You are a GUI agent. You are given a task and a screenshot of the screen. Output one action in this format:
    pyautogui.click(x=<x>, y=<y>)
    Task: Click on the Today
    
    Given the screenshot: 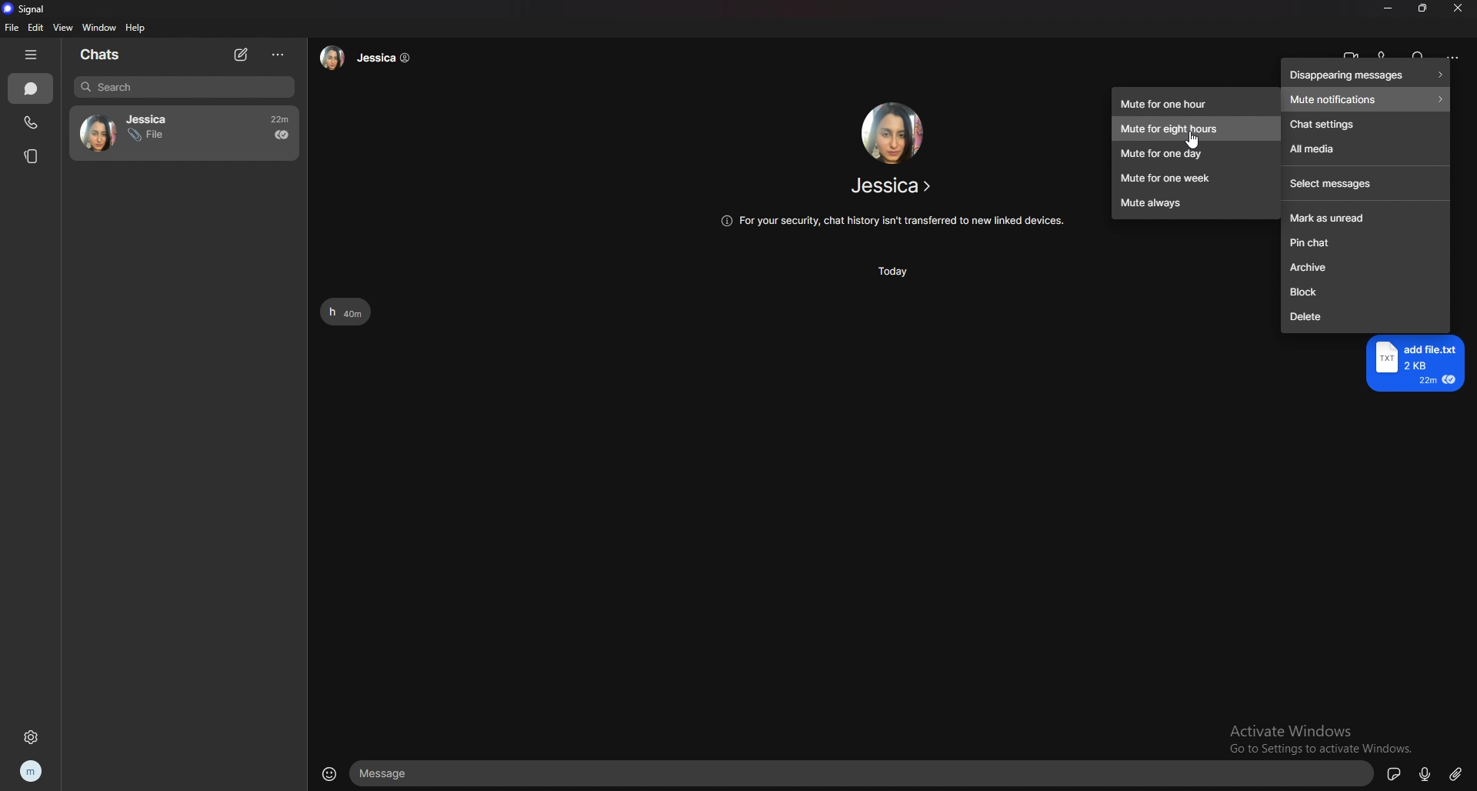 What is the action you would take?
    pyautogui.click(x=883, y=269)
    